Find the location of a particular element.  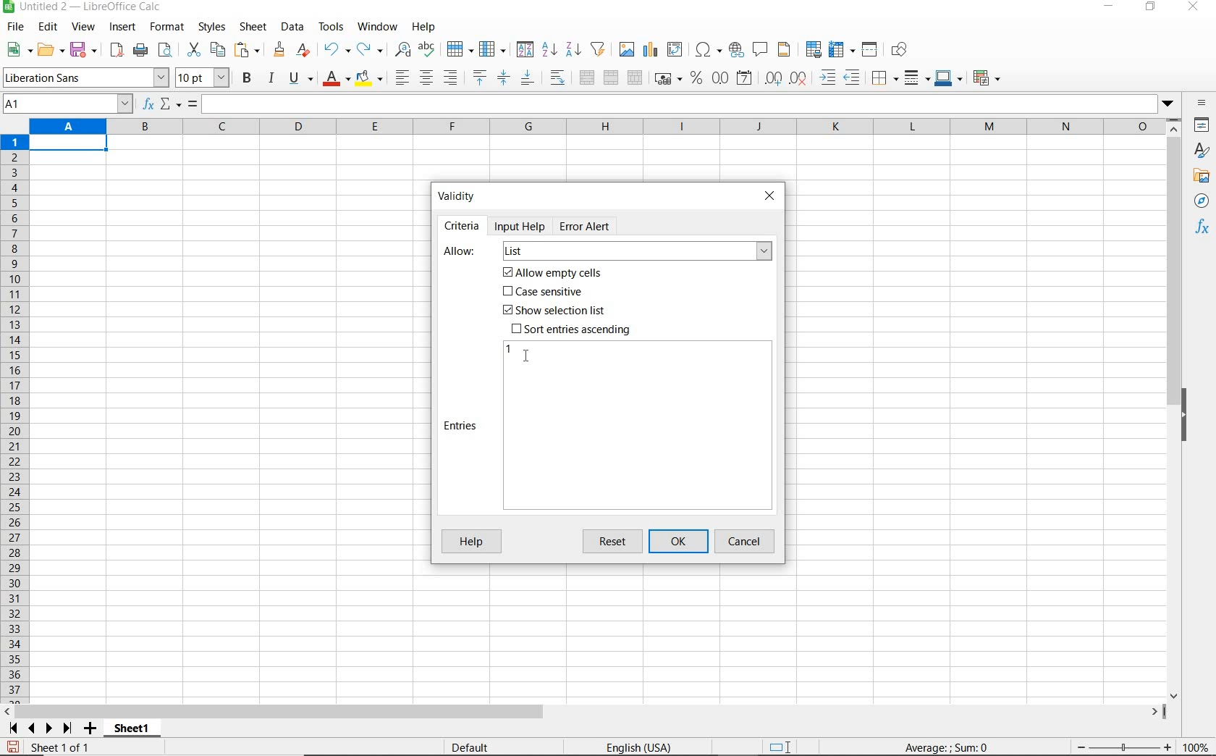

paste is located at coordinates (249, 51).